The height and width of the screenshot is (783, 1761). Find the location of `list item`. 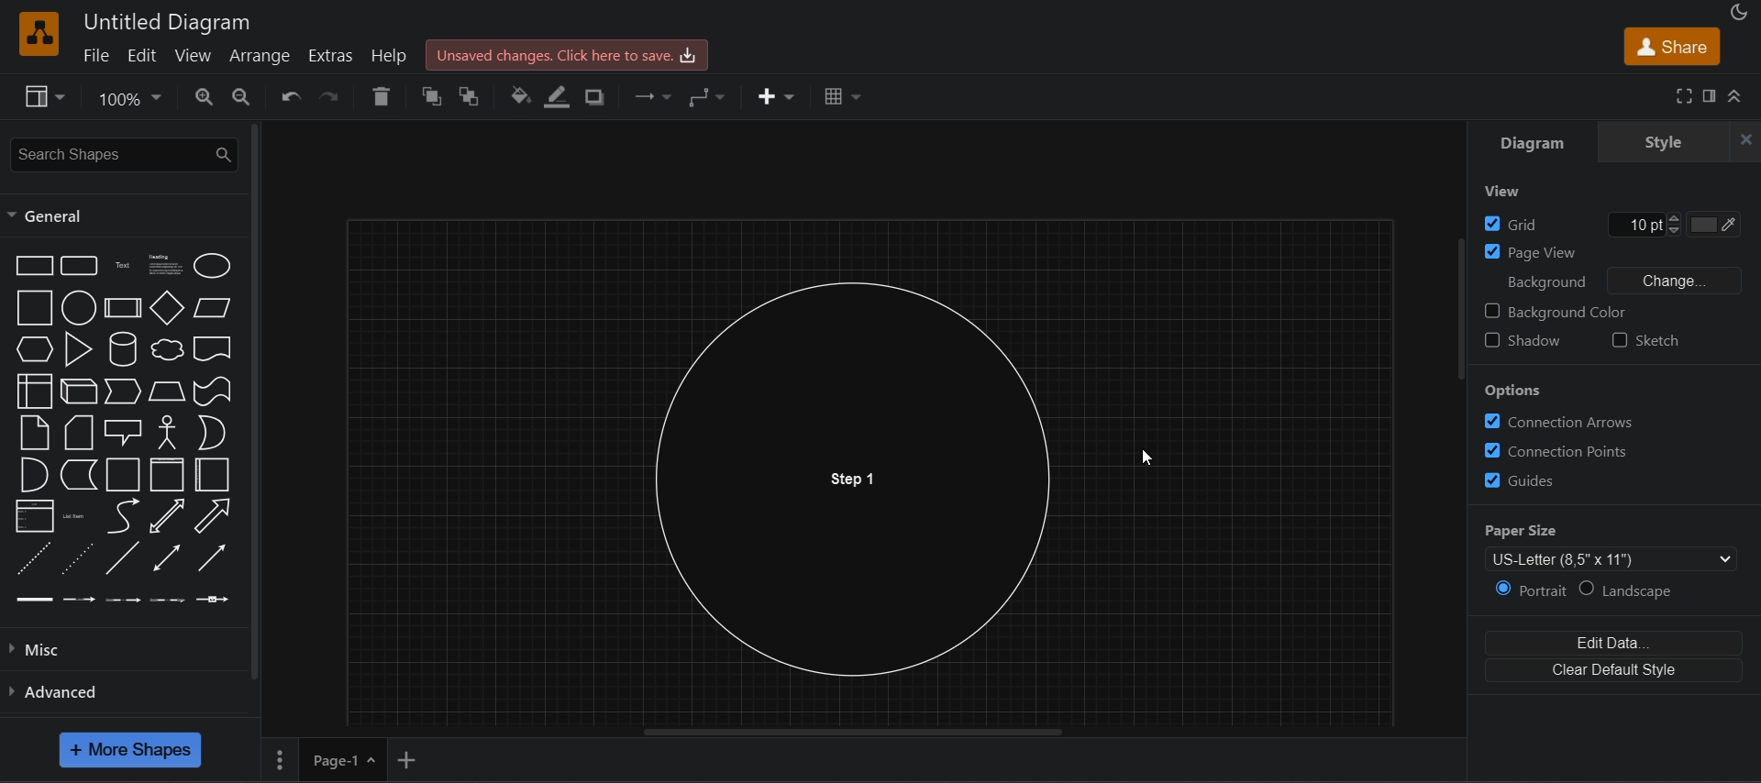

list item is located at coordinates (77, 517).